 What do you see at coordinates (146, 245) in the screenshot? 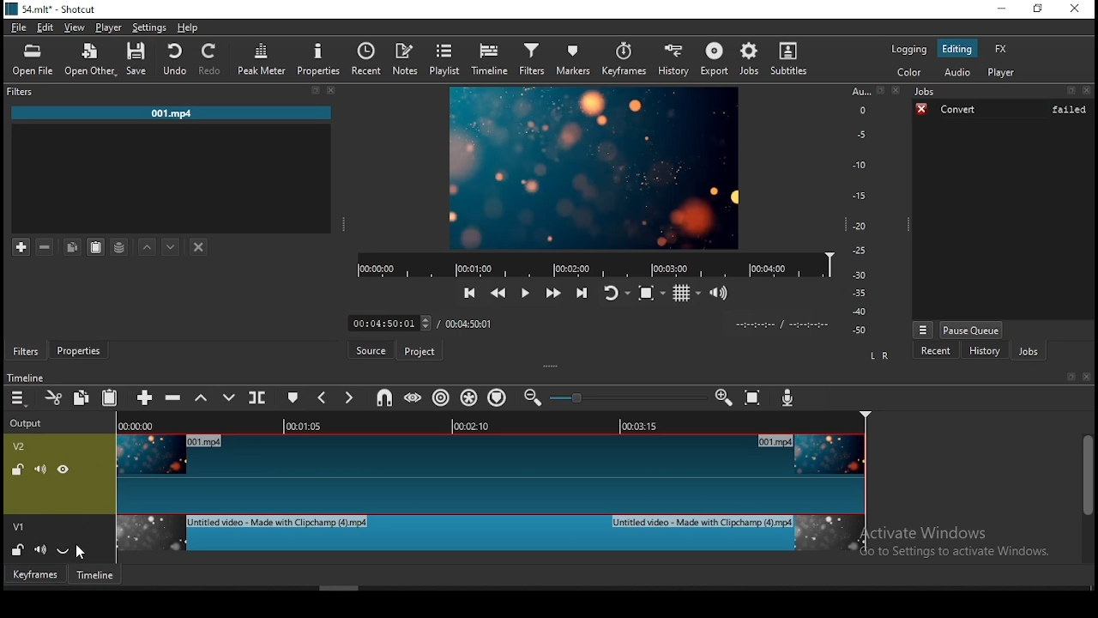
I see `move filter up` at bounding box center [146, 245].